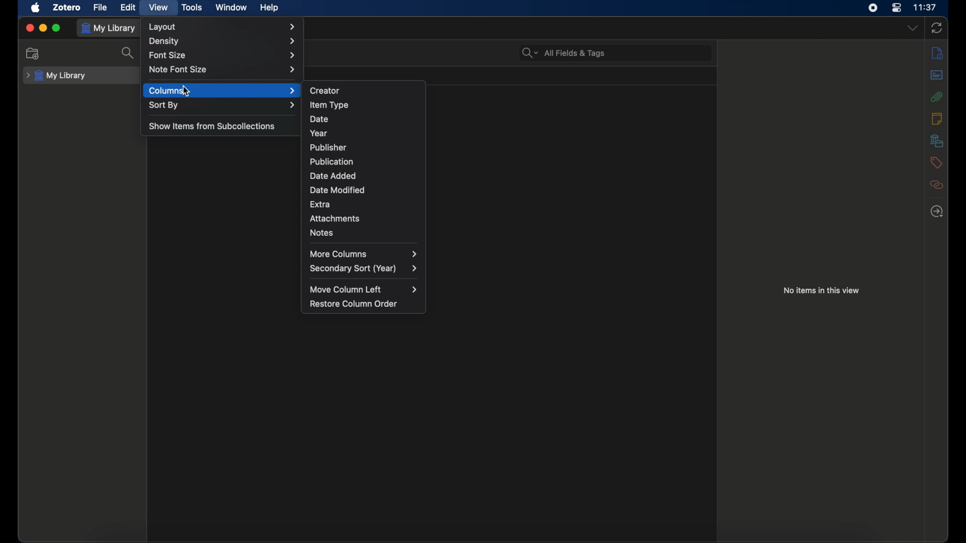 This screenshot has width=966, height=543. I want to click on notes, so click(322, 232).